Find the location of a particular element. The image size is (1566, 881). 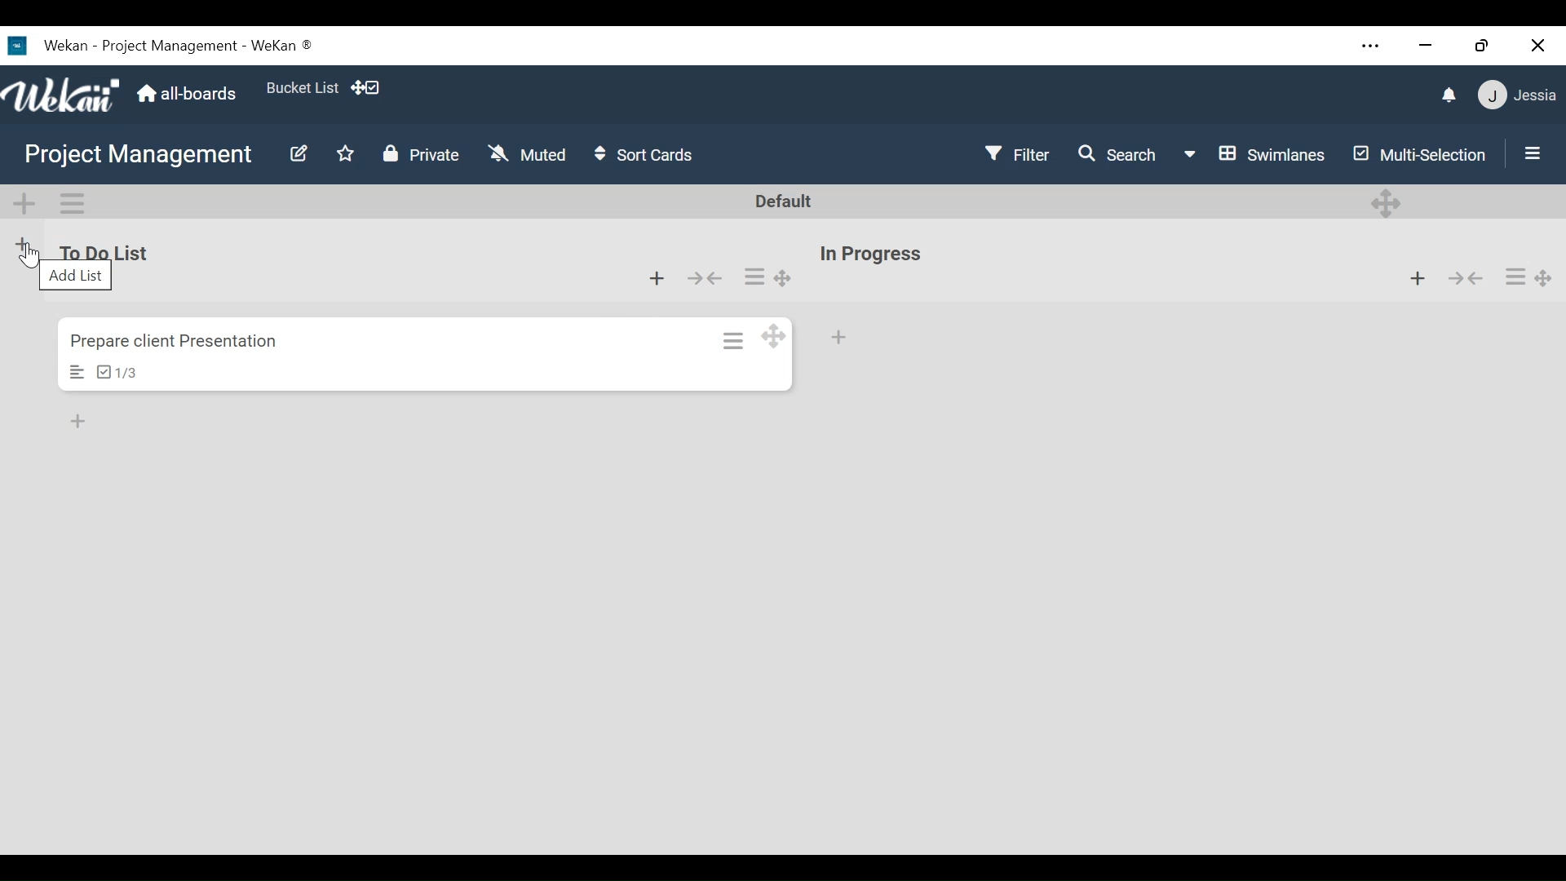

Cursor is located at coordinates (29, 257).